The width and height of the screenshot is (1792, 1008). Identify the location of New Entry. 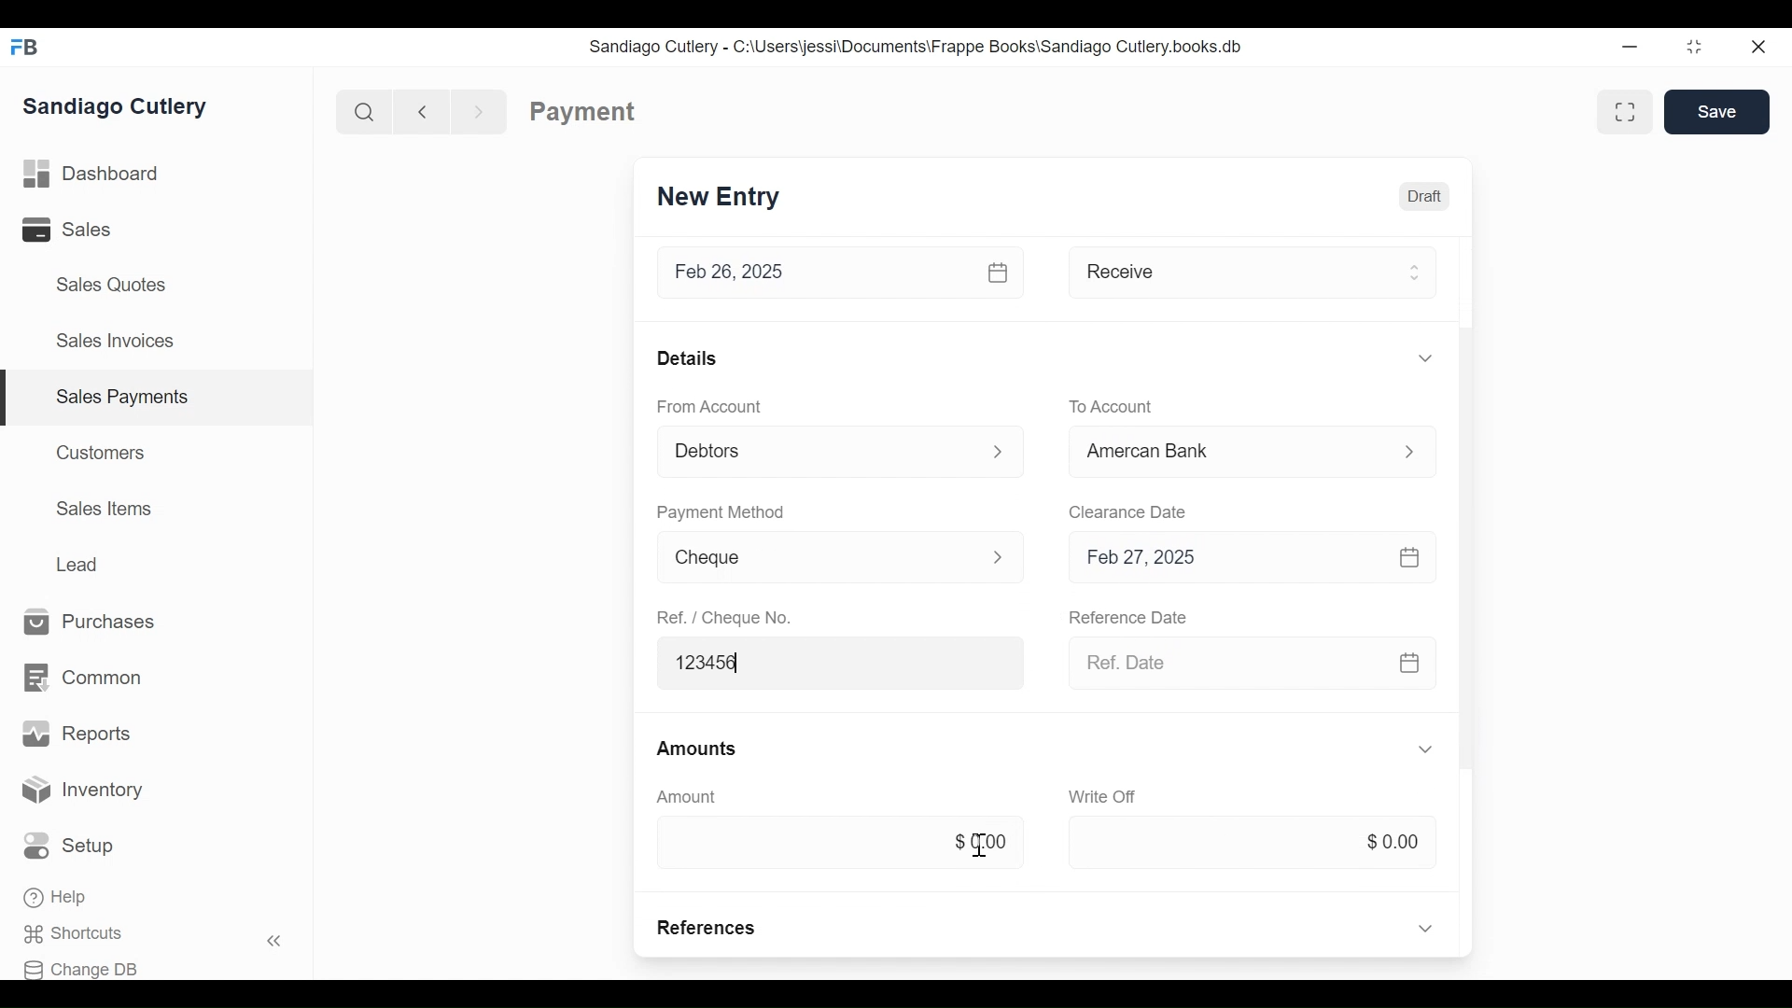
(719, 198).